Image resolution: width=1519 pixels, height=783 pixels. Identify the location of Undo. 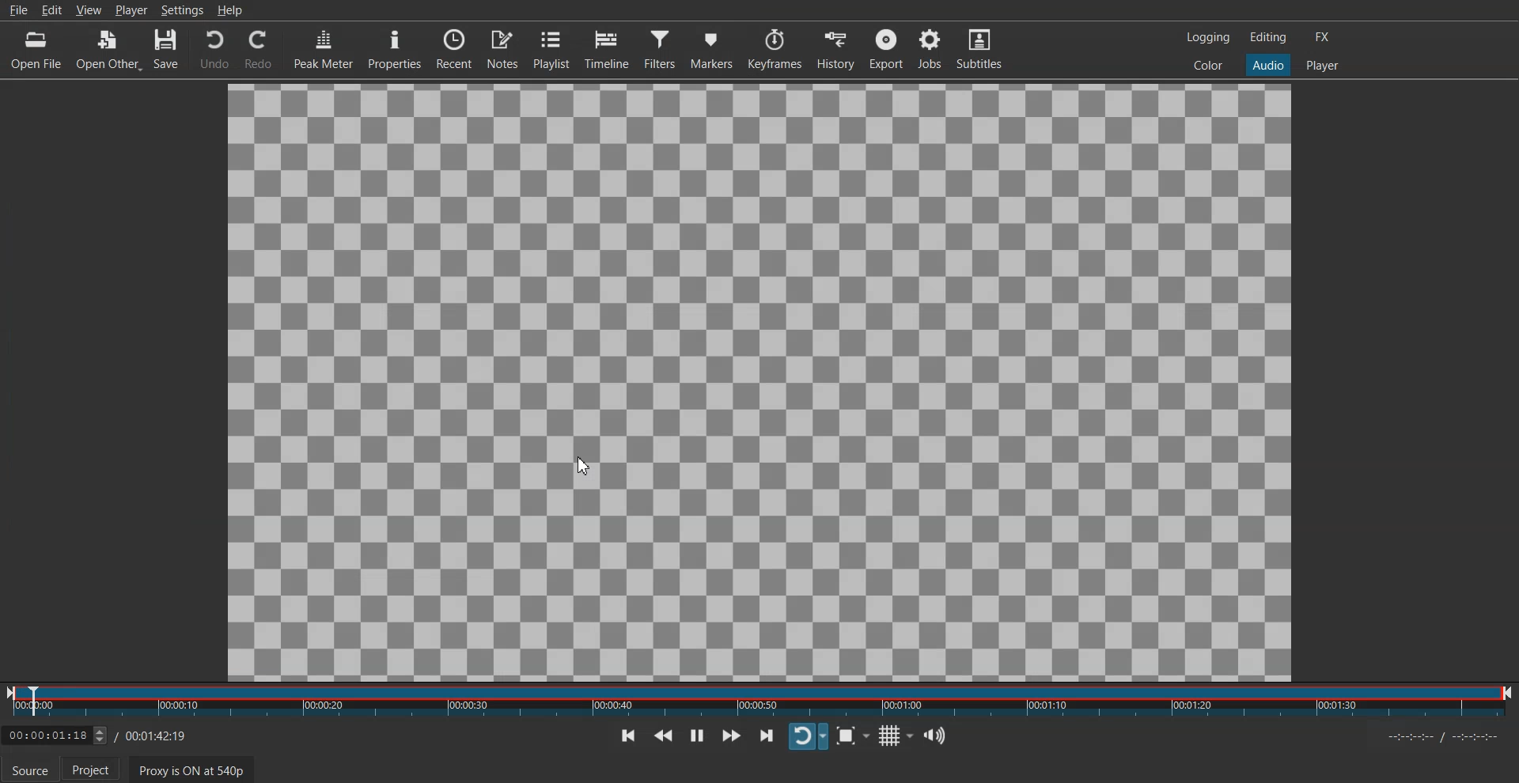
(214, 48).